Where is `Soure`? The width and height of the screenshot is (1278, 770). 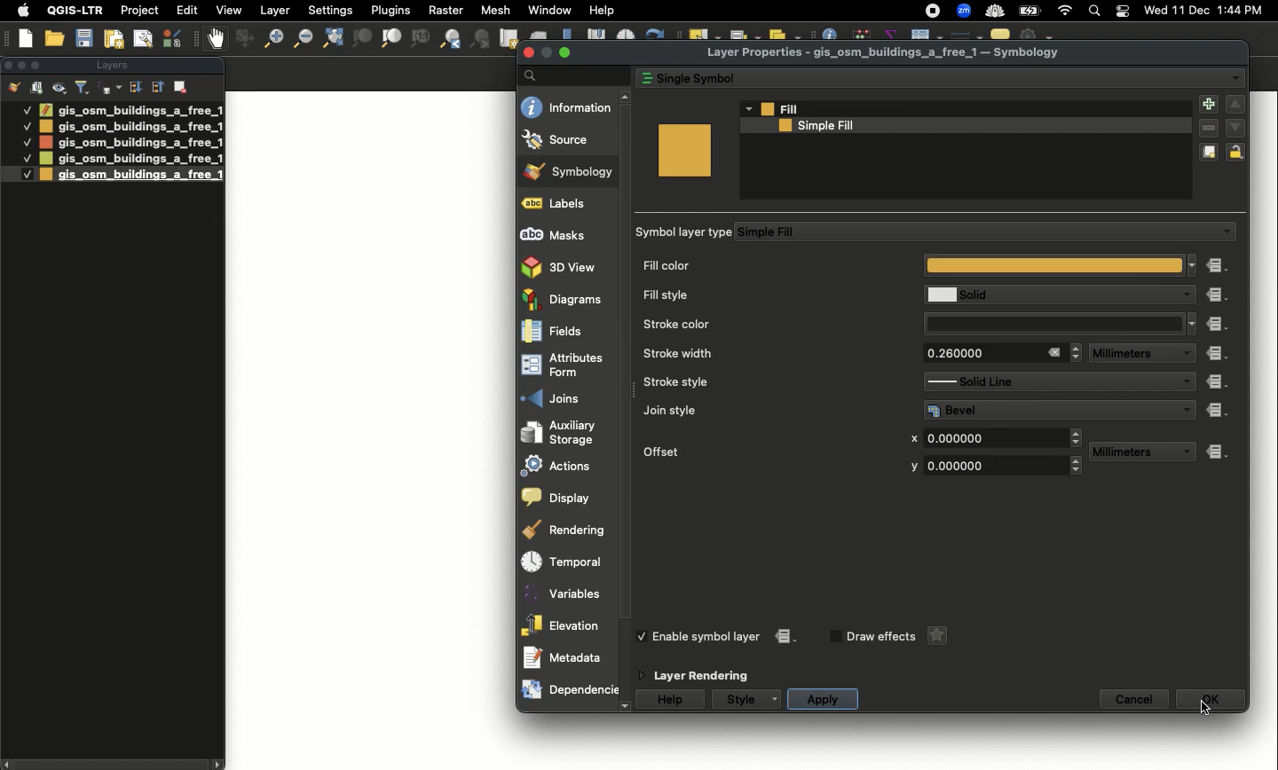 Soure is located at coordinates (566, 139).